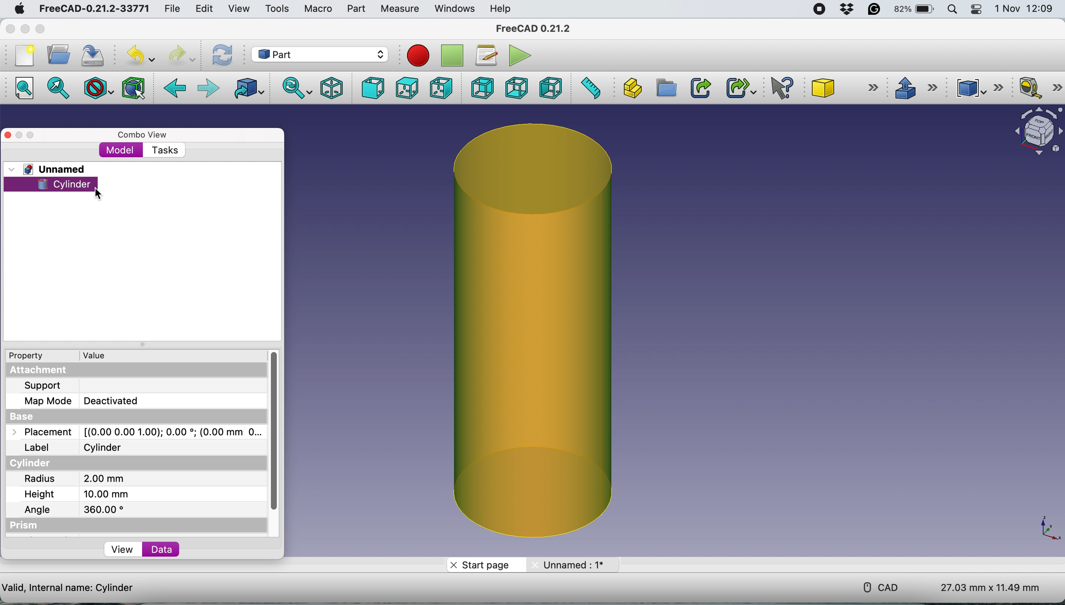  I want to click on make link, so click(700, 89).